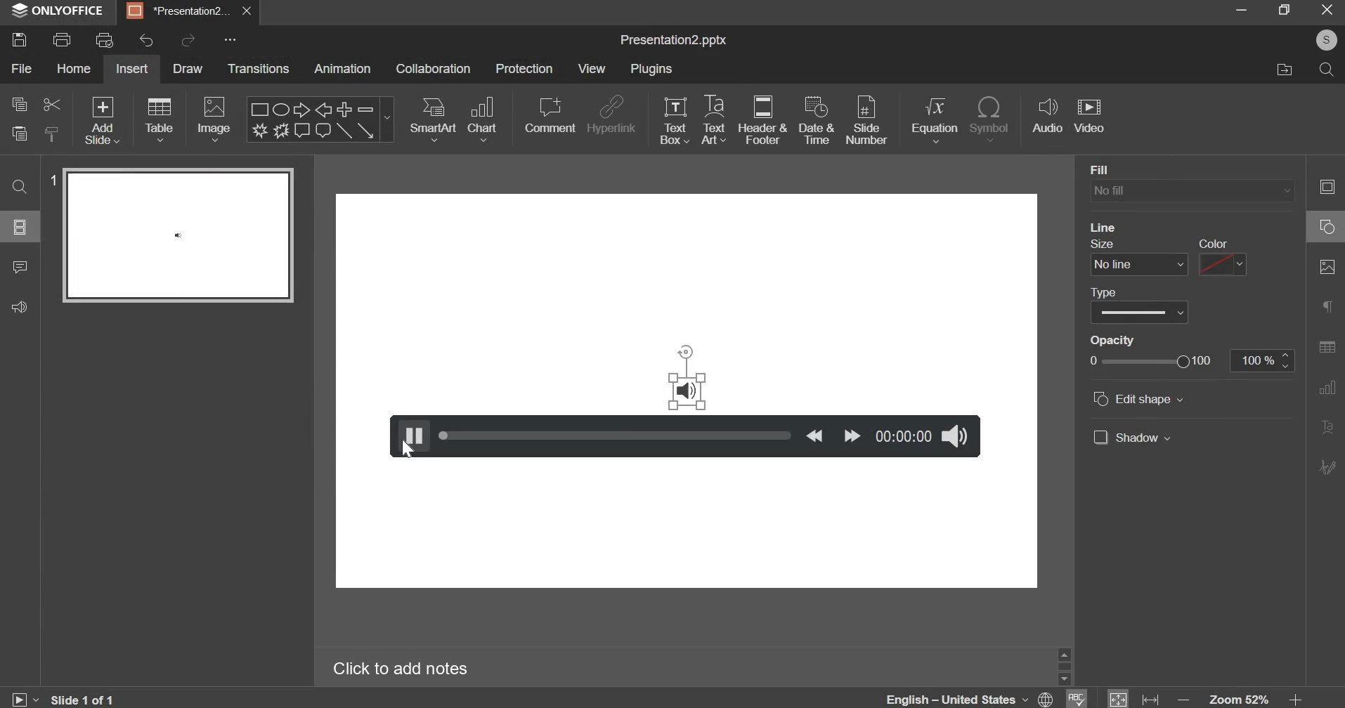  Describe the element at coordinates (1103, 244) in the screenshot. I see `size` at that location.